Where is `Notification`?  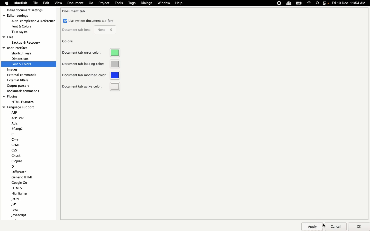
Notification is located at coordinates (326, 4).